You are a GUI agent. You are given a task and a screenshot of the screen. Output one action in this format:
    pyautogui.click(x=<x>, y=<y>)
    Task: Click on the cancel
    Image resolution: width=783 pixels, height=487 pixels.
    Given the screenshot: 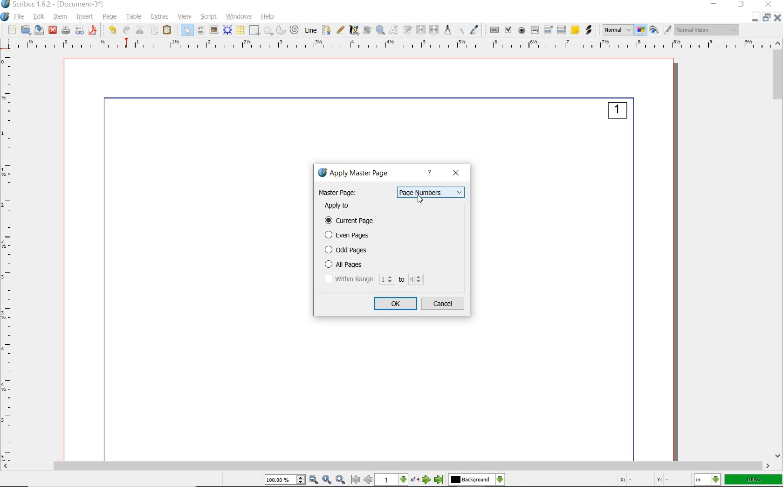 What is the action you would take?
    pyautogui.click(x=444, y=304)
    